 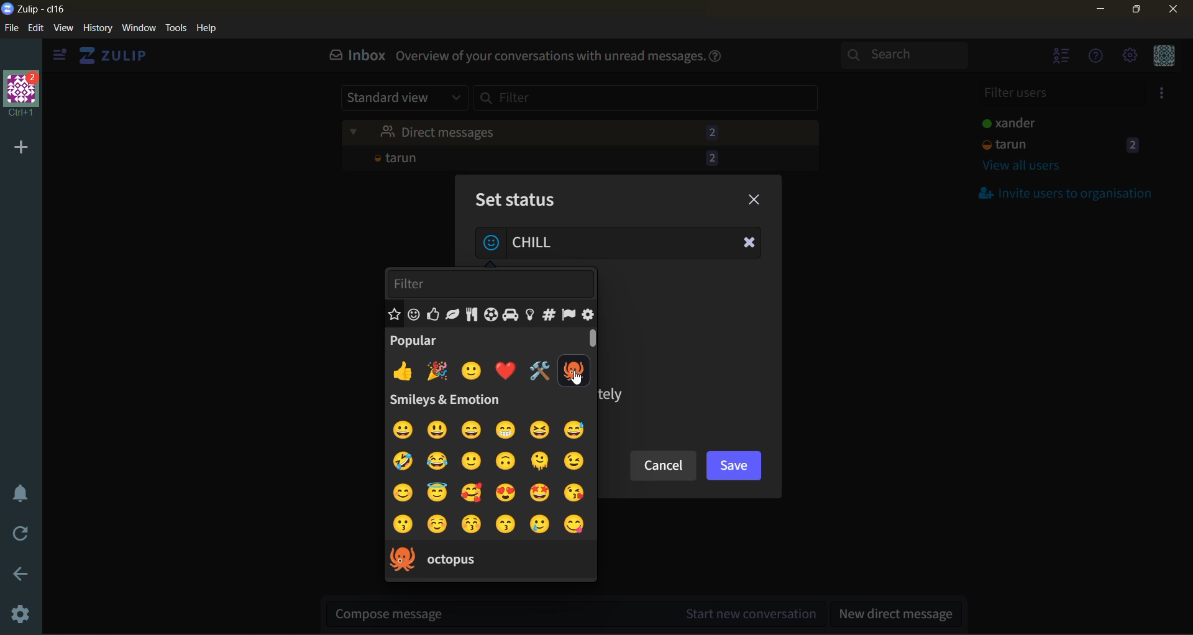 I want to click on minimize, so click(x=1102, y=10).